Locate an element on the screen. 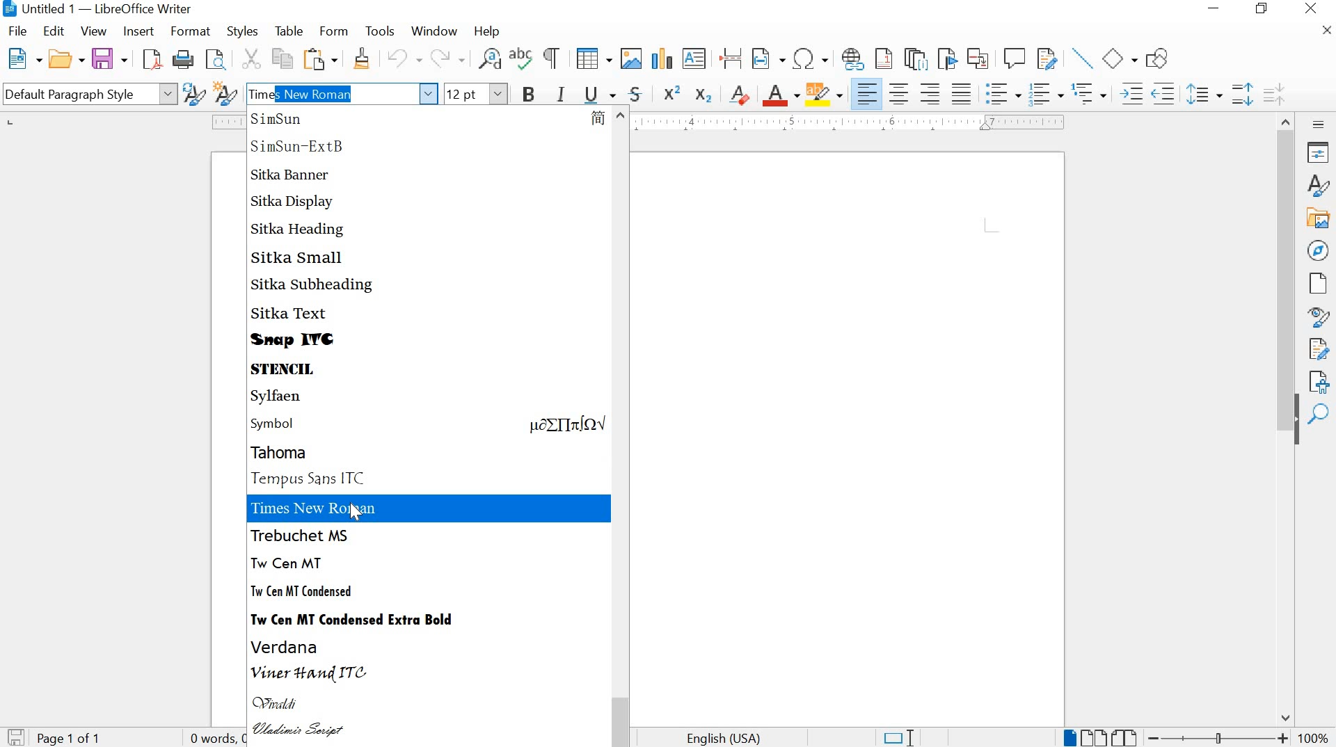 The height and width of the screenshot is (747, 1336). FONT COLOR is located at coordinates (780, 96).